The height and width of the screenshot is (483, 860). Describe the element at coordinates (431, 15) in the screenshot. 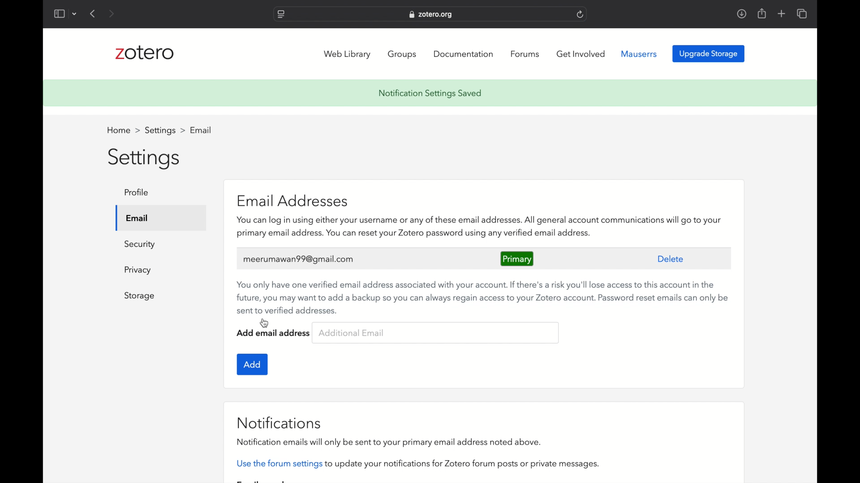

I see `website address` at that location.